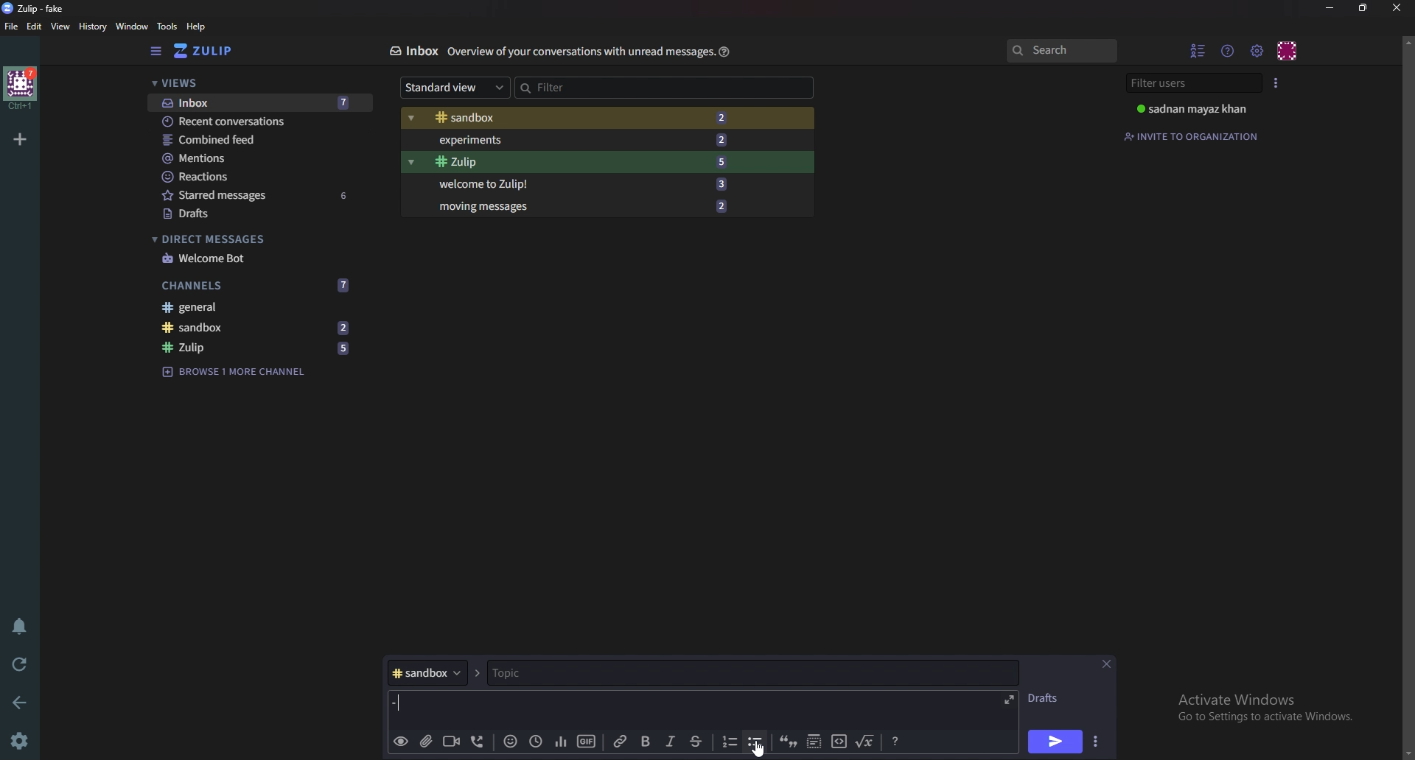 This screenshot has width=1415, height=760. What do you see at coordinates (450, 740) in the screenshot?
I see `Video call` at bounding box center [450, 740].